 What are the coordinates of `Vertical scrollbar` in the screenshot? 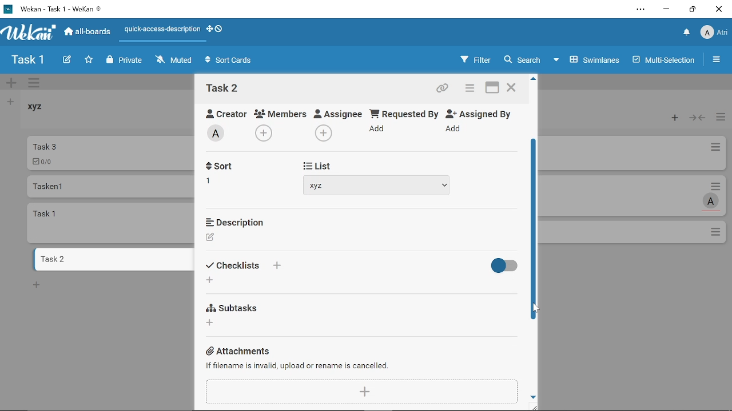 It's located at (535, 228).